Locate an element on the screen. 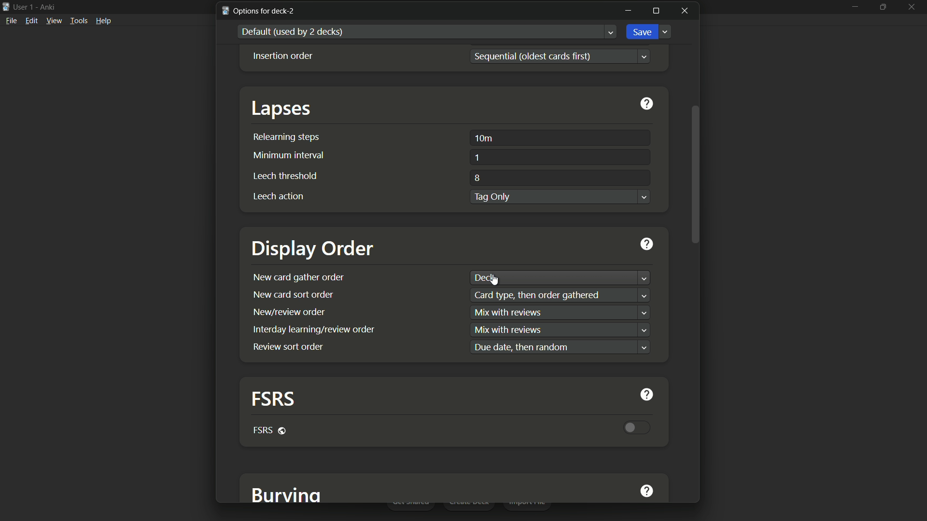 The height and width of the screenshot is (521, 927). text is located at coordinates (508, 330).